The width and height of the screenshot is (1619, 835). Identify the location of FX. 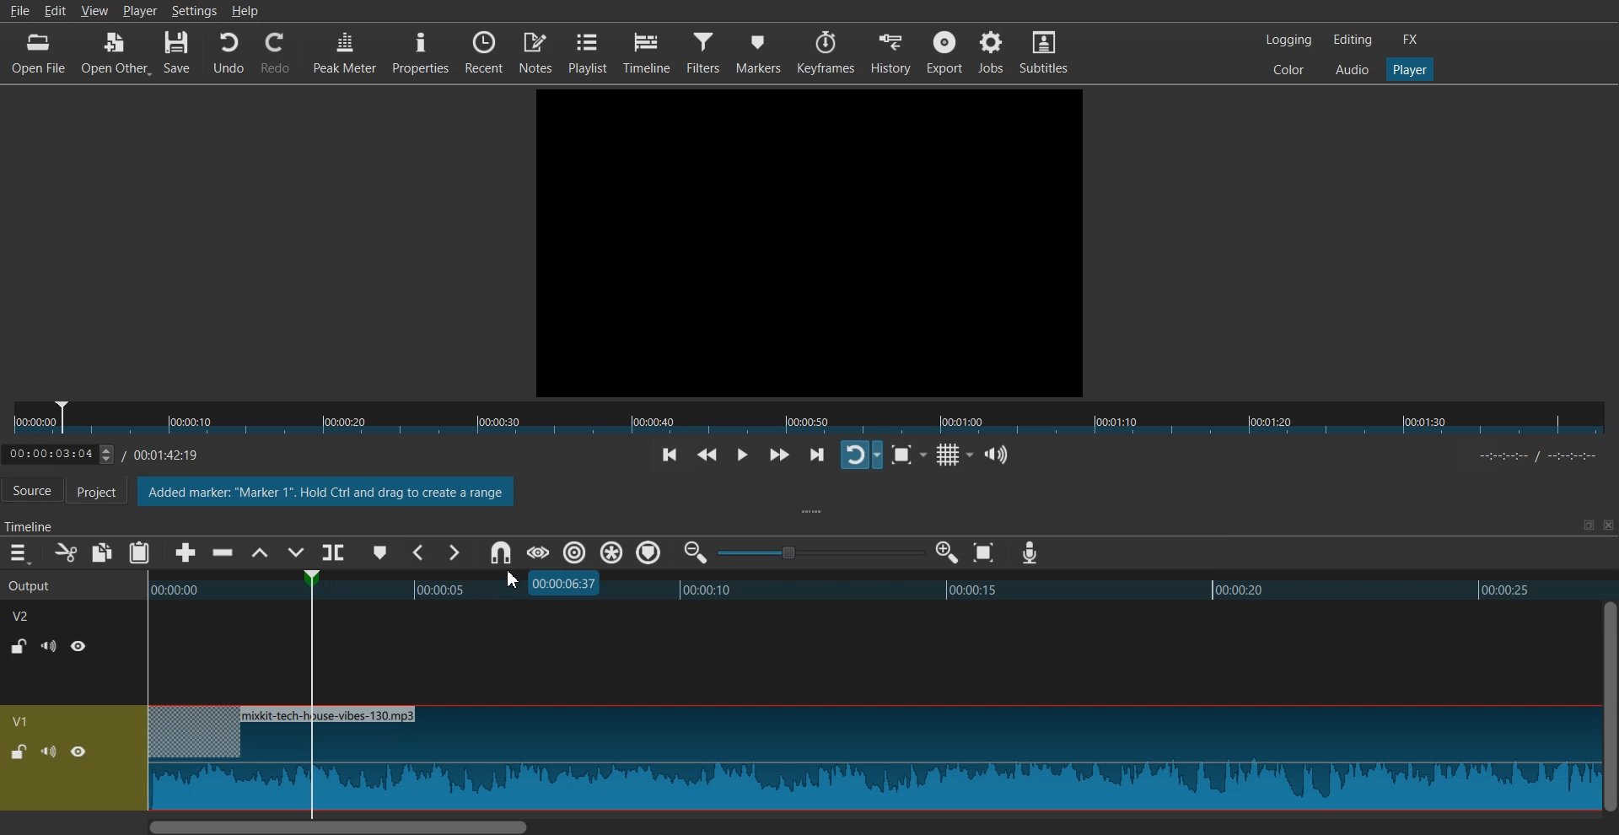
(1411, 40).